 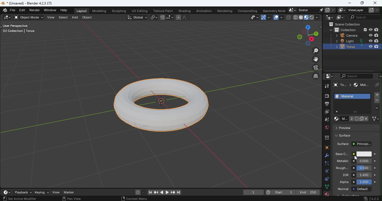 I want to click on Help, so click(x=65, y=10).